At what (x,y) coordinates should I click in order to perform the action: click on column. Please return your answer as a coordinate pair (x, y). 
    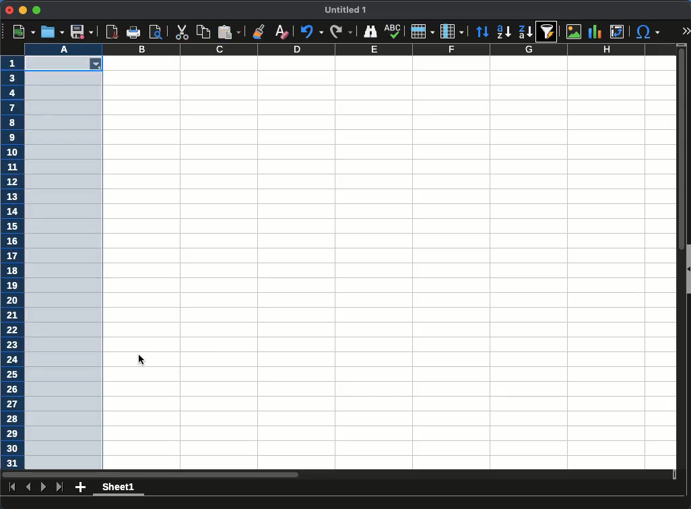
    Looking at the image, I should click on (350, 49).